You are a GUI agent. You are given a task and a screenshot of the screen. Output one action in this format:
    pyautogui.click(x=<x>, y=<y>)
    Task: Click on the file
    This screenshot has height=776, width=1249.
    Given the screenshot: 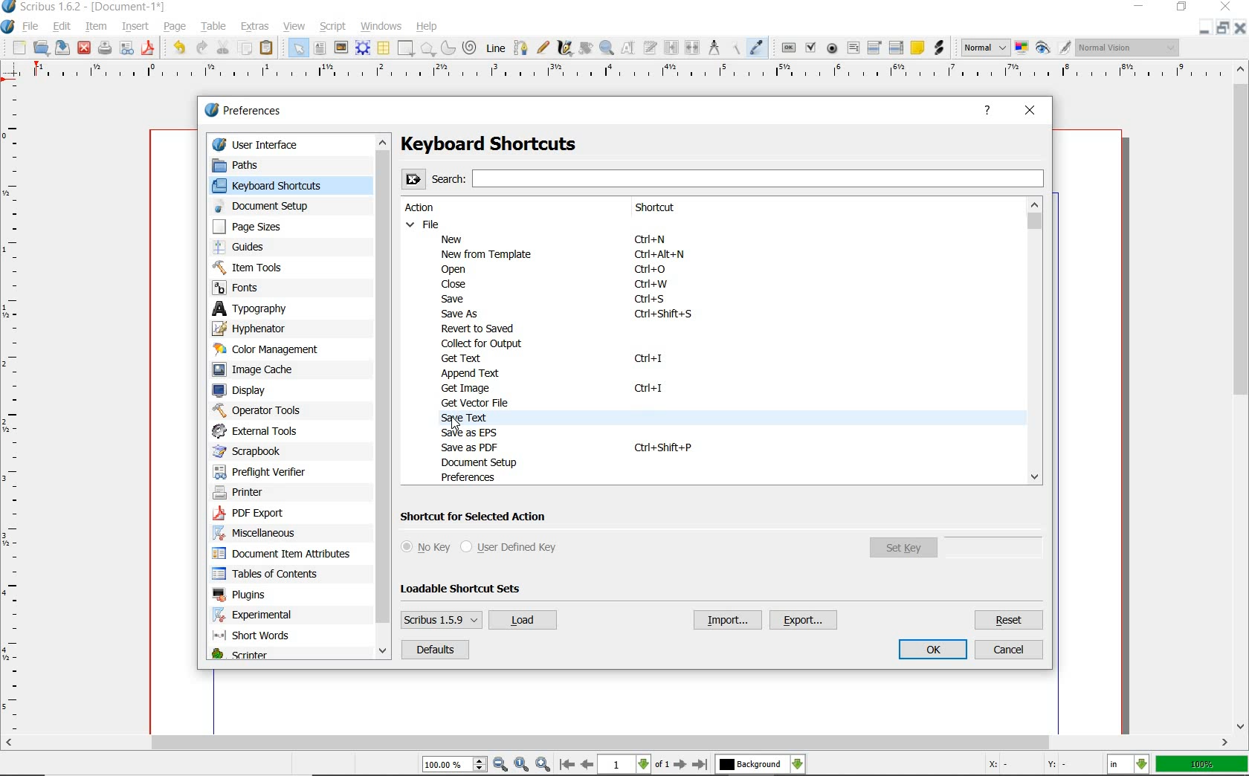 What is the action you would take?
    pyautogui.click(x=34, y=28)
    